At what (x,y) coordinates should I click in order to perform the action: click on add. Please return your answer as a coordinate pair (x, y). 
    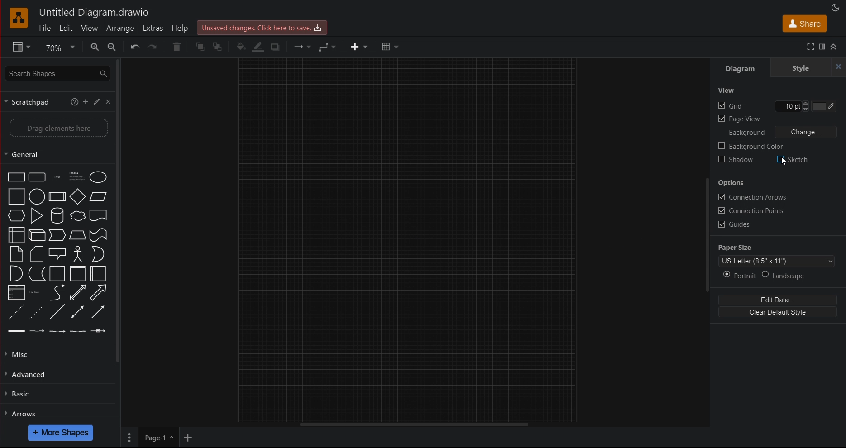
    Looking at the image, I should click on (86, 103).